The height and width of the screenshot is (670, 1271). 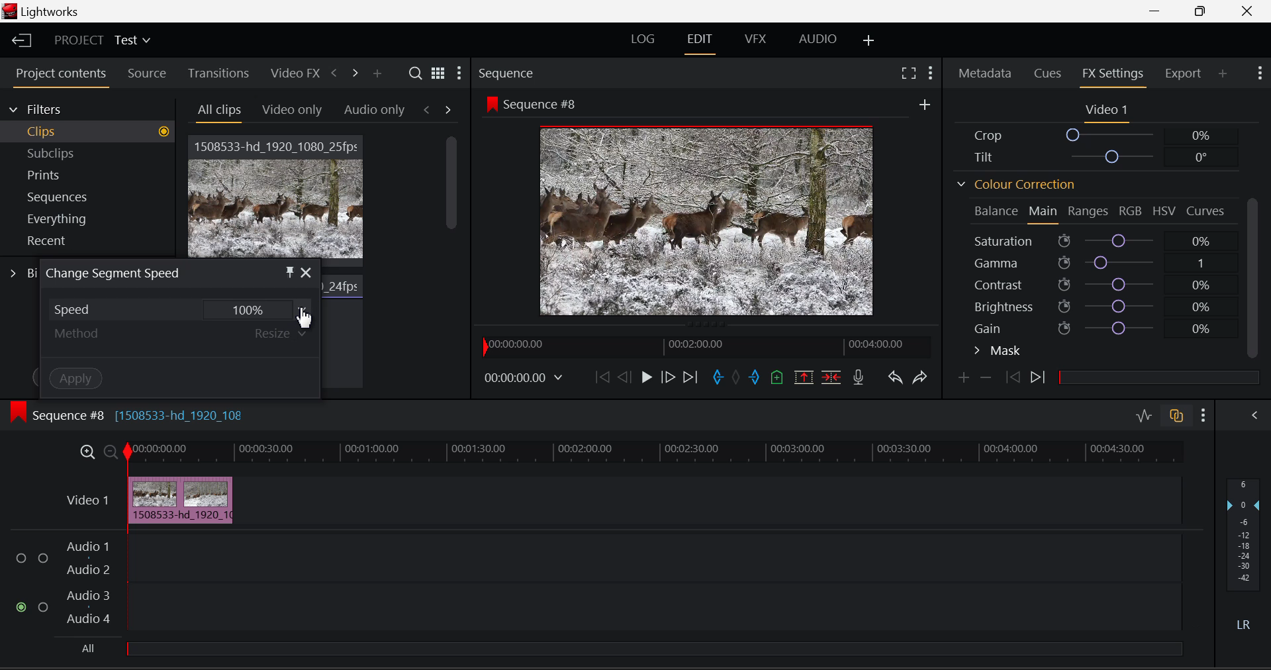 What do you see at coordinates (869, 38) in the screenshot?
I see `Add Layouts` at bounding box center [869, 38].